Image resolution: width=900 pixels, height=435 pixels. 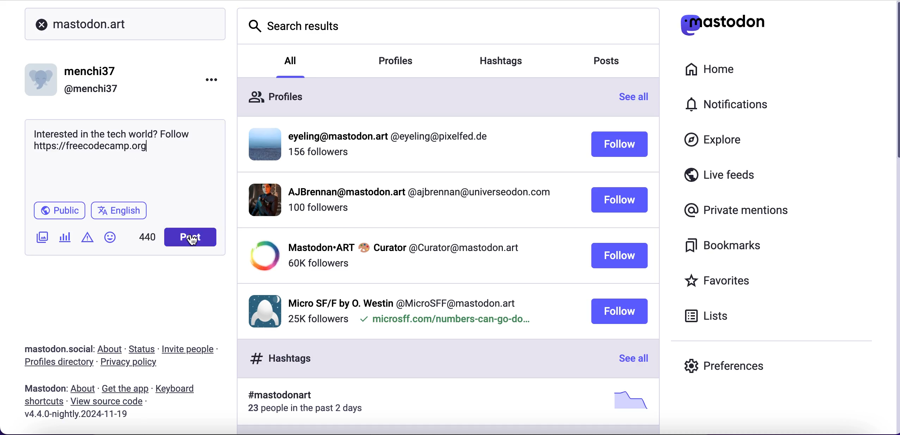 I want to click on keyboard, so click(x=184, y=388).